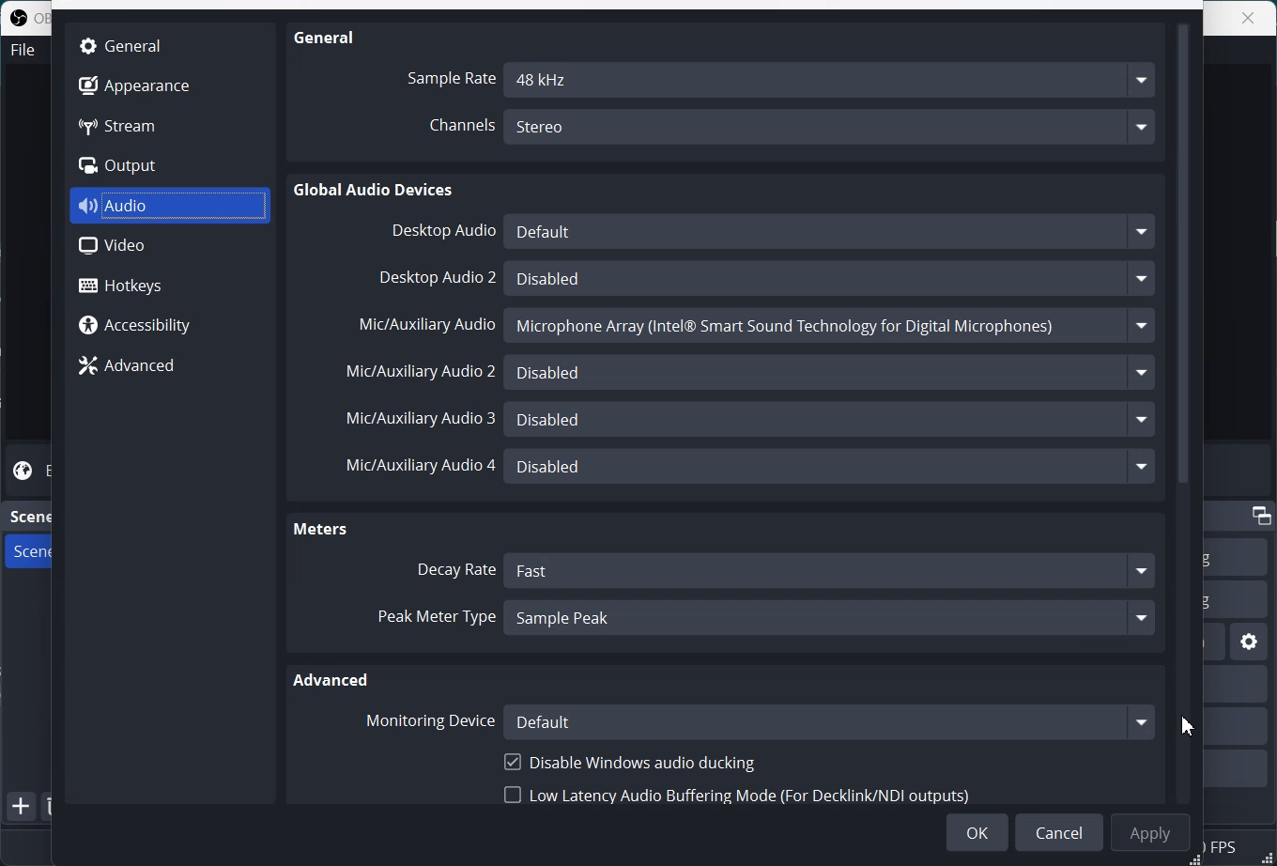 This screenshot has height=866, width=1277. Describe the element at coordinates (834, 470) in the screenshot. I see `Disabled` at that location.